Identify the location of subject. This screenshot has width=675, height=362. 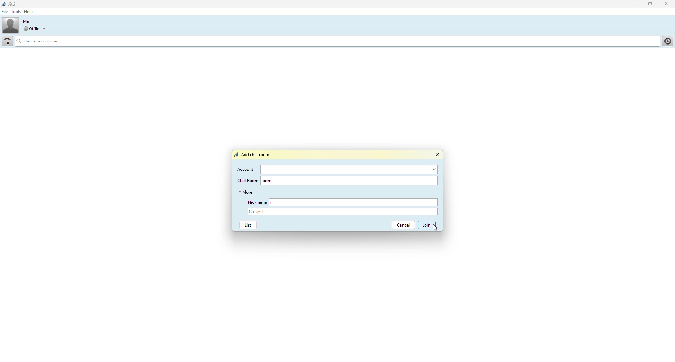
(343, 212).